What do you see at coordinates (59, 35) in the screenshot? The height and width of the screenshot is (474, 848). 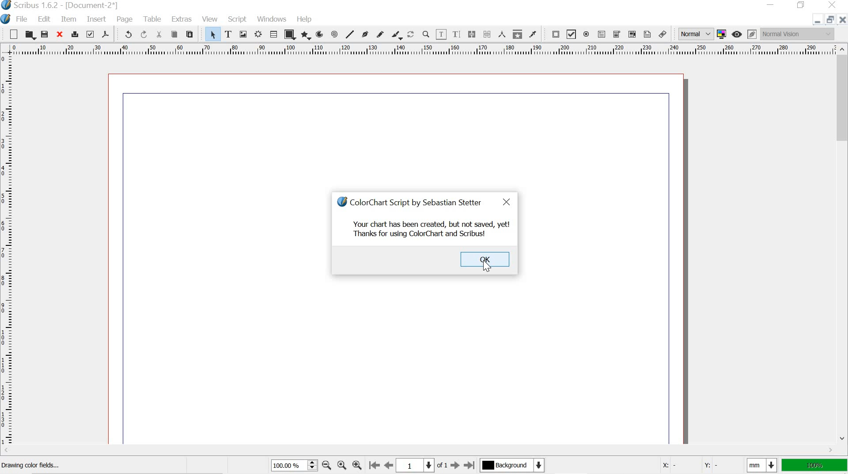 I see `close` at bounding box center [59, 35].